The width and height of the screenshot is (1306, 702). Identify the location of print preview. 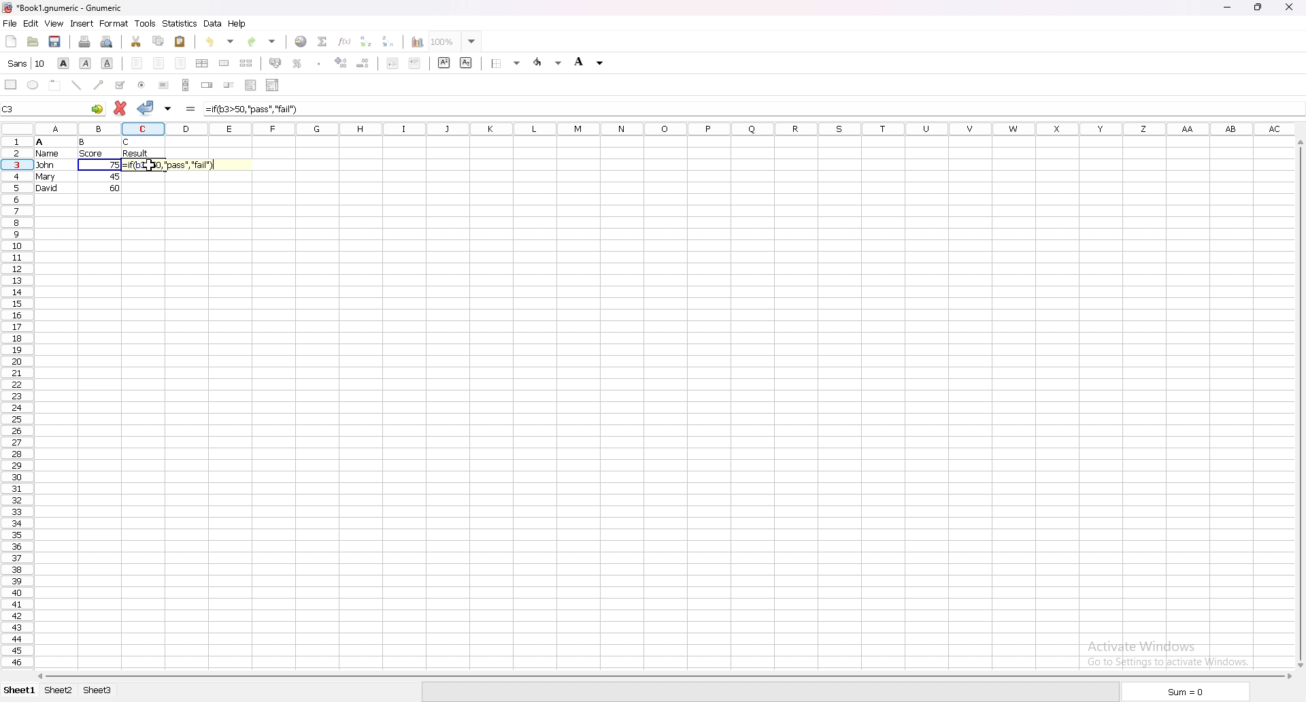
(106, 42).